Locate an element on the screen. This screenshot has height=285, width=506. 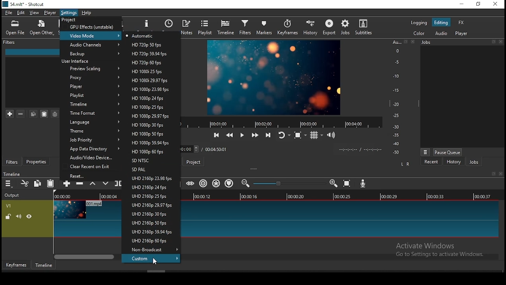
00:00:16 is located at coordinates (249, 196).